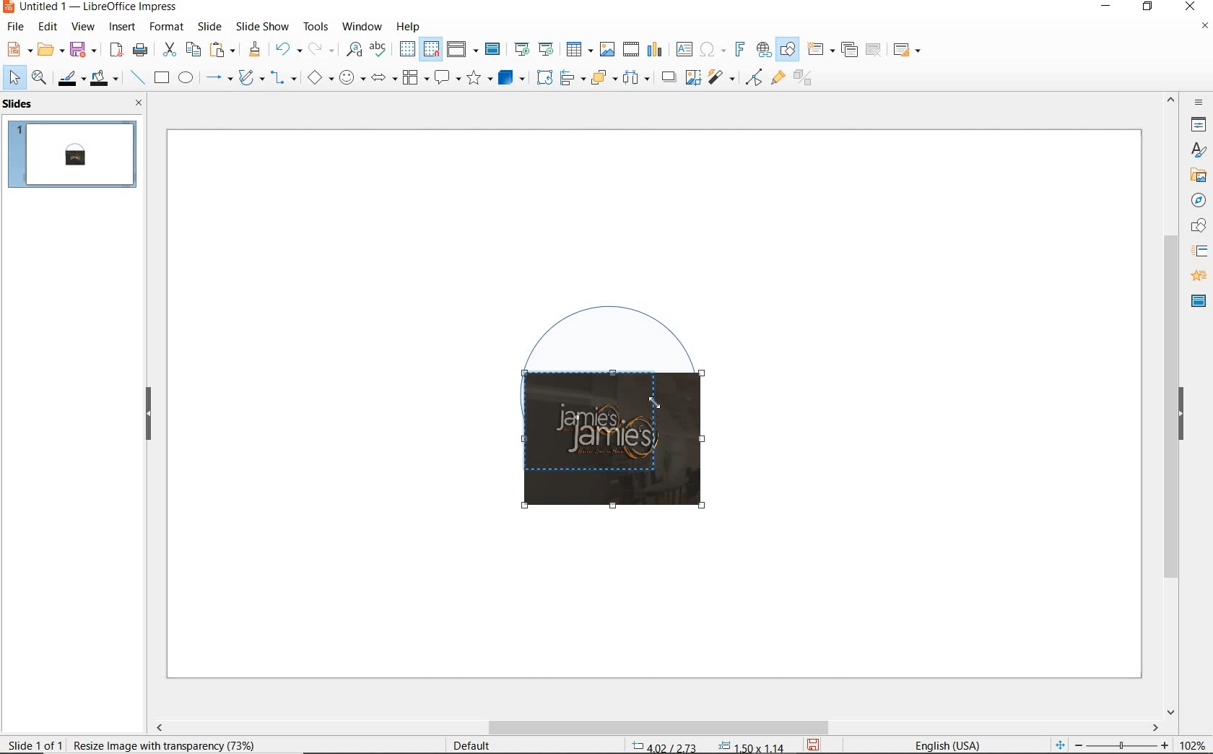 The image size is (1213, 754). Describe the element at coordinates (284, 79) in the screenshot. I see `connectors` at that location.